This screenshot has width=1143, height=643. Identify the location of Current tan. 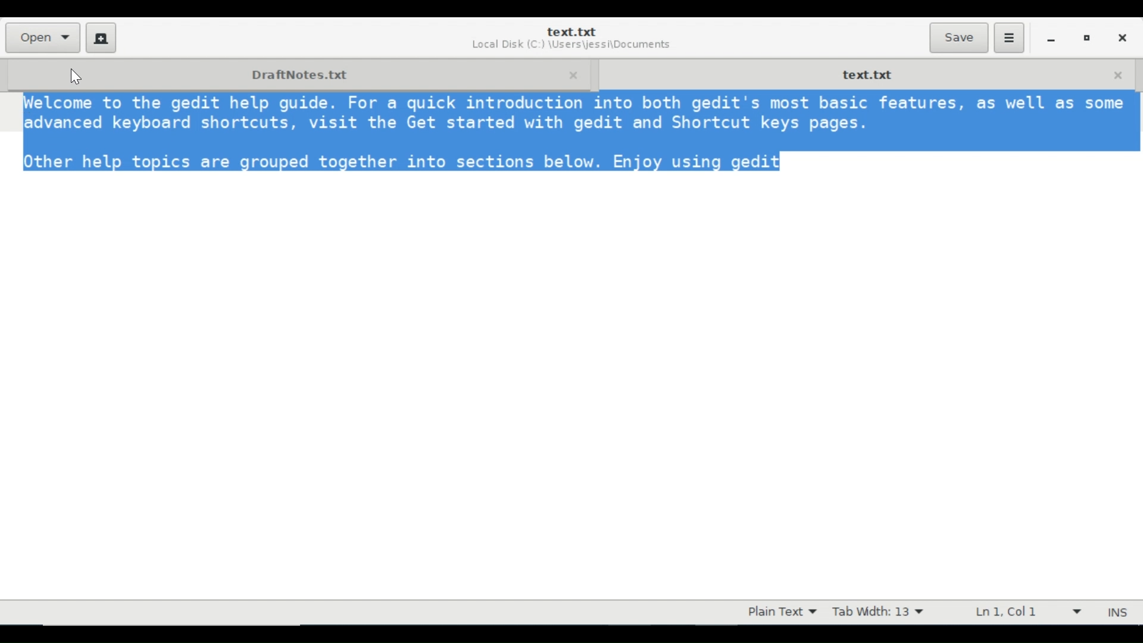
(866, 73).